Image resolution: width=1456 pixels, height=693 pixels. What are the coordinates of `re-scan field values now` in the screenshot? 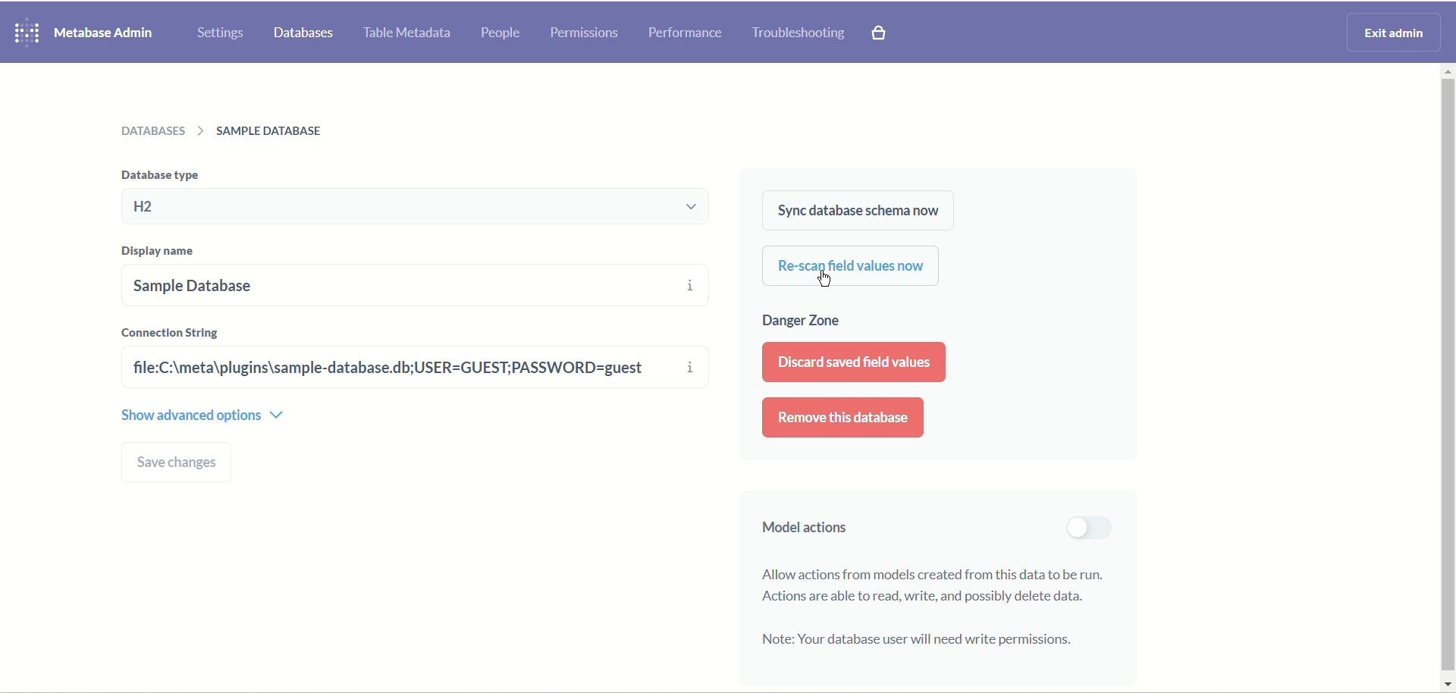 It's located at (852, 267).